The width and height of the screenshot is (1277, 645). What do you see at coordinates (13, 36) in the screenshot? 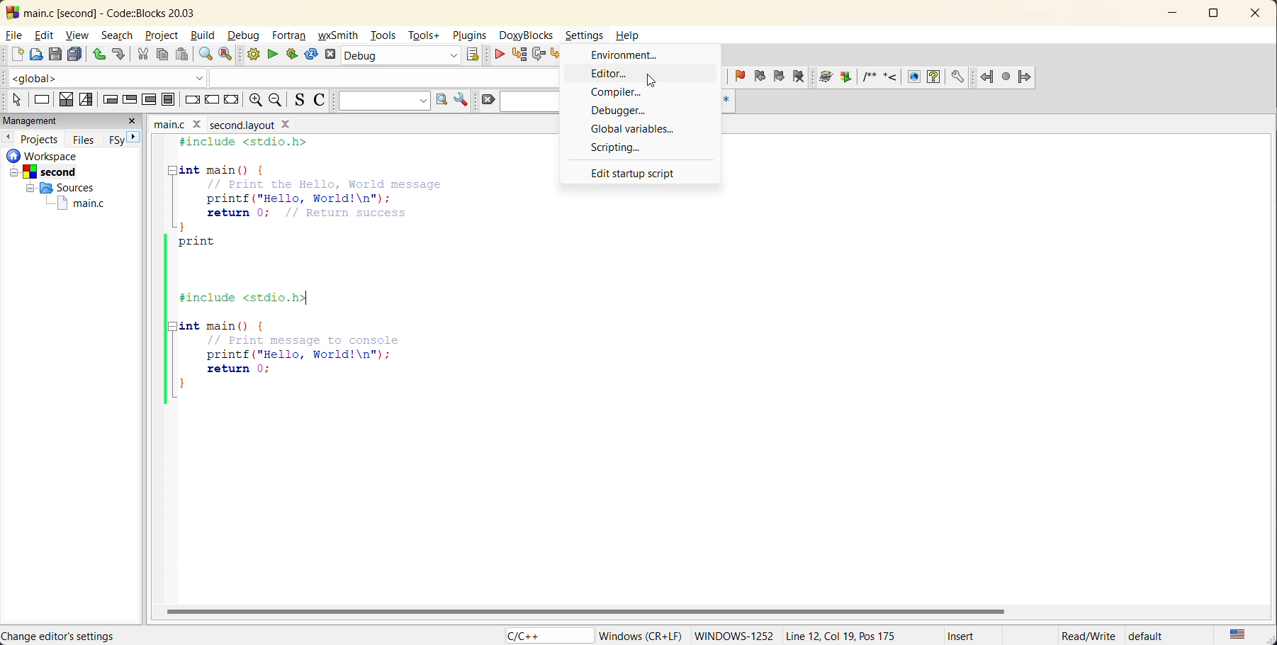
I see `file` at bounding box center [13, 36].